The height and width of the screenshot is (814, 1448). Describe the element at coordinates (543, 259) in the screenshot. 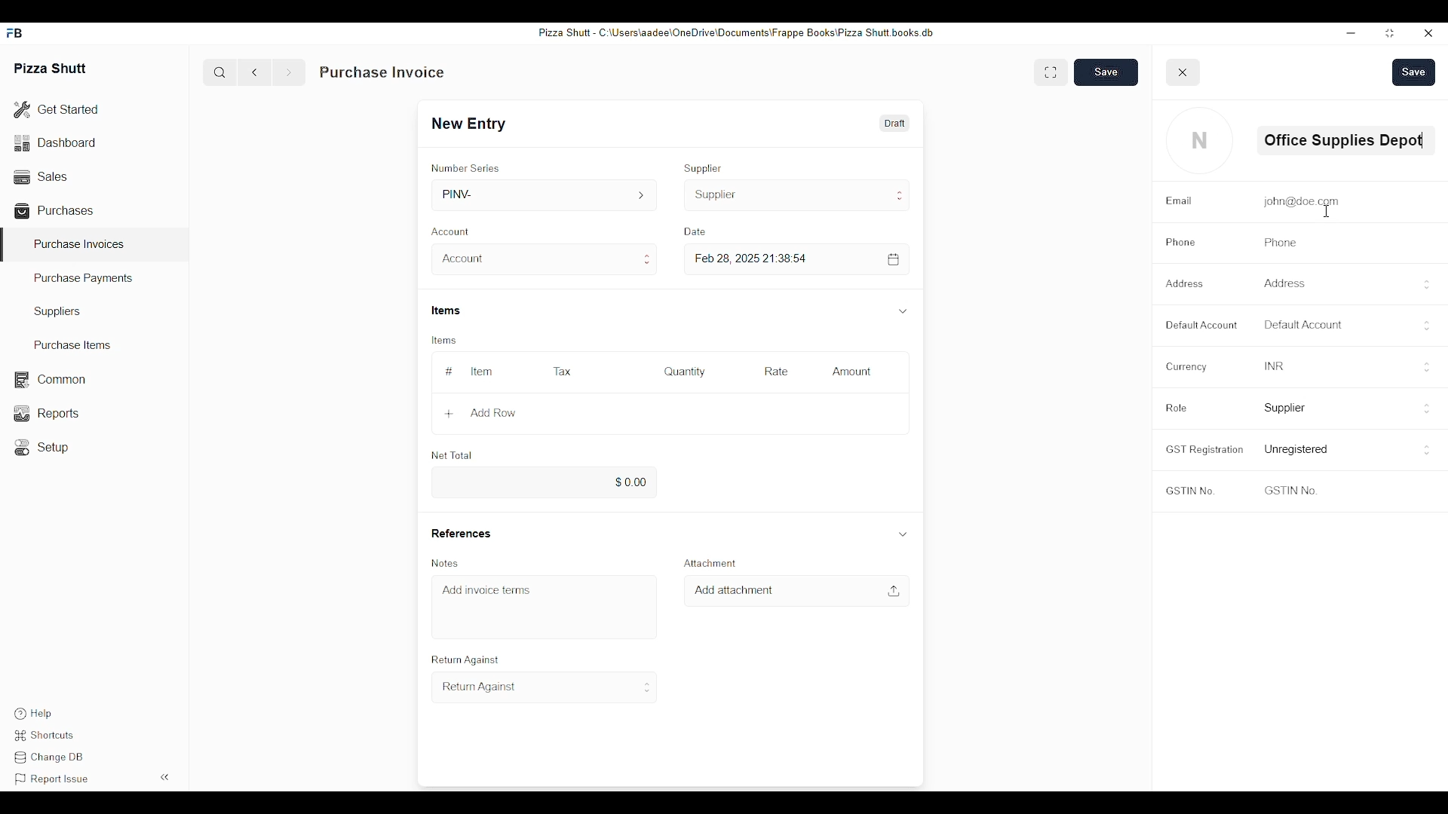

I see `Account` at that location.